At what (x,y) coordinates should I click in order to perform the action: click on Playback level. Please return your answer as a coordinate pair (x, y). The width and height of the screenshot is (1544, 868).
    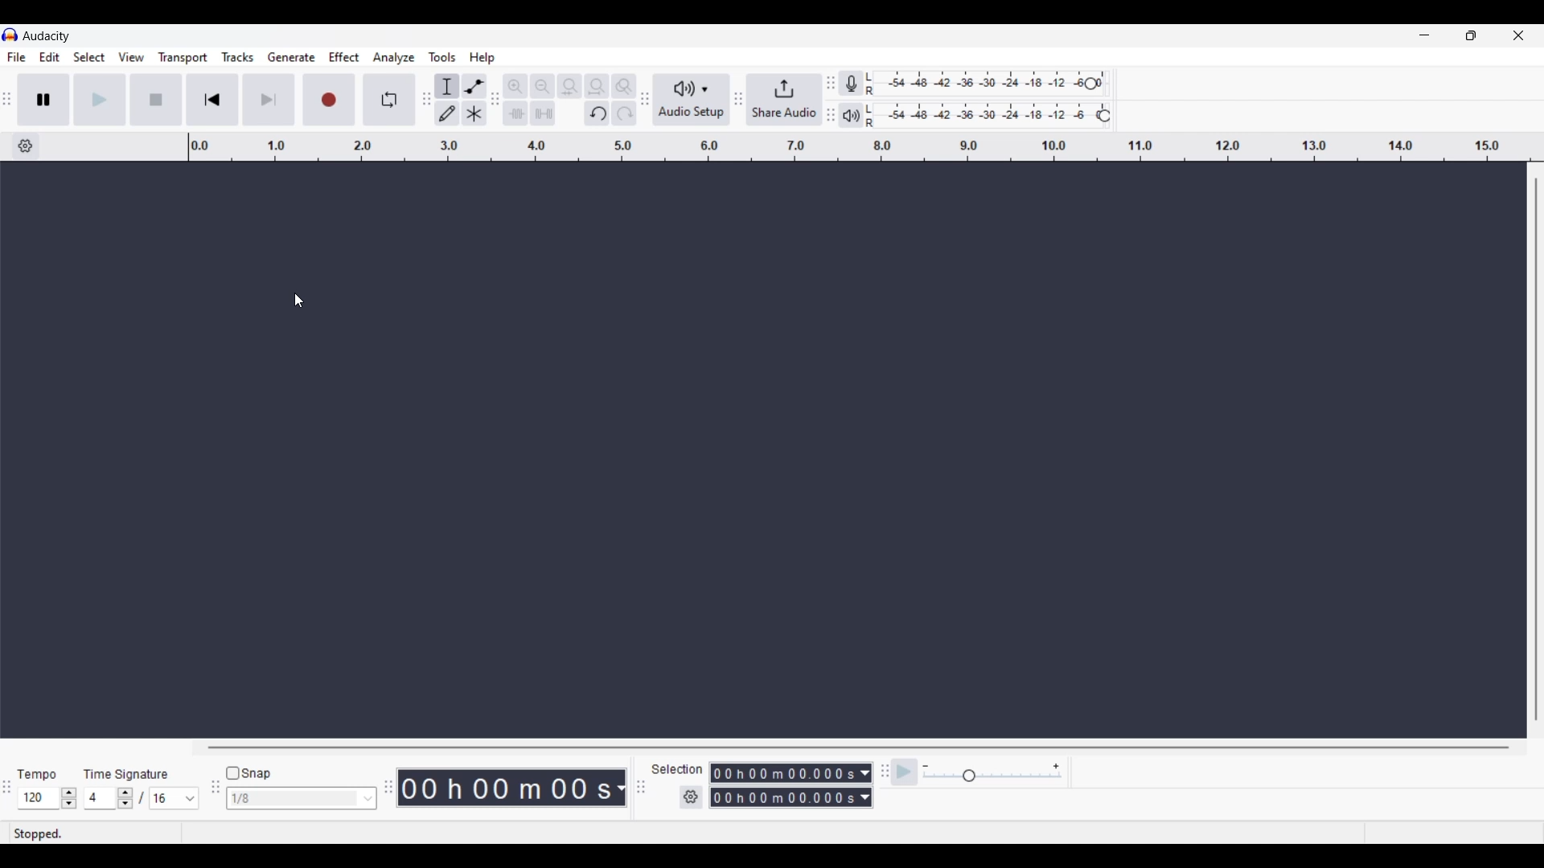
    Looking at the image, I should click on (983, 116).